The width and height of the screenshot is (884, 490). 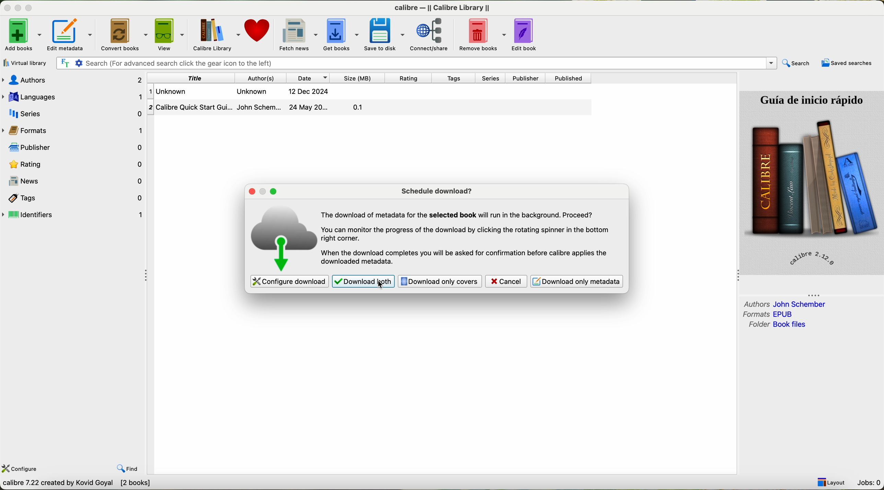 What do you see at coordinates (34, 131) in the screenshot?
I see `format` at bounding box center [34, 131].